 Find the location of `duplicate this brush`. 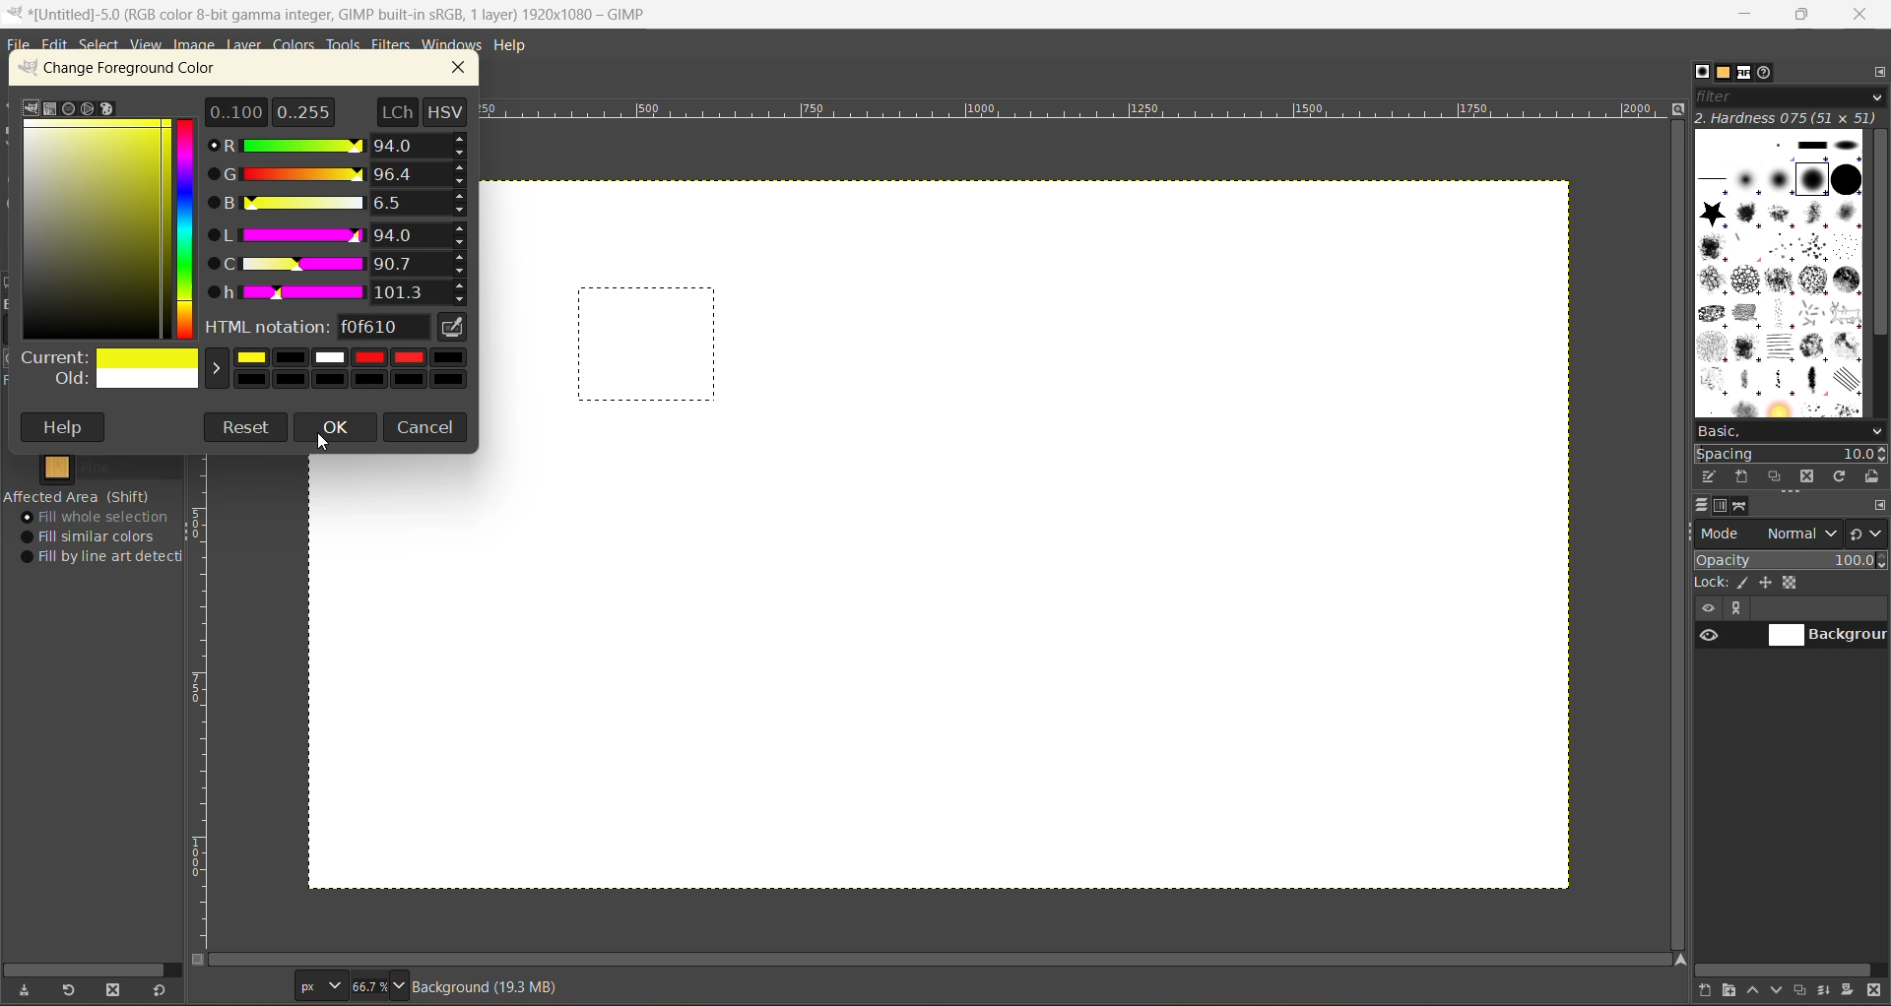

duplicate this brush is located at coordinates (1777, 477).